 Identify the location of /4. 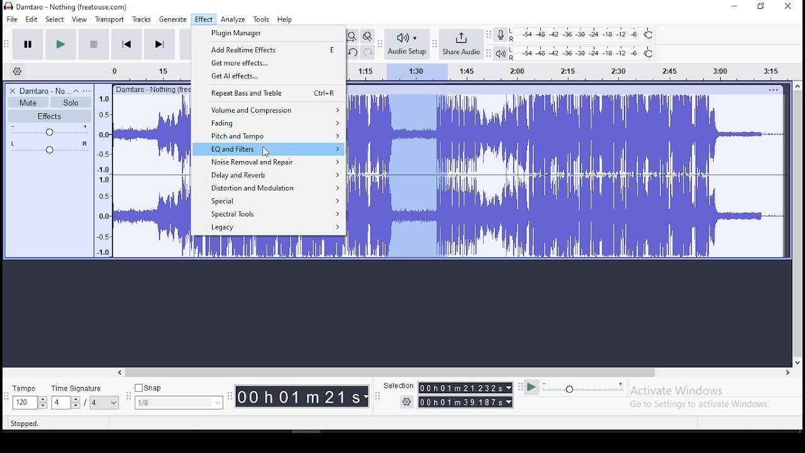
(94, 402).